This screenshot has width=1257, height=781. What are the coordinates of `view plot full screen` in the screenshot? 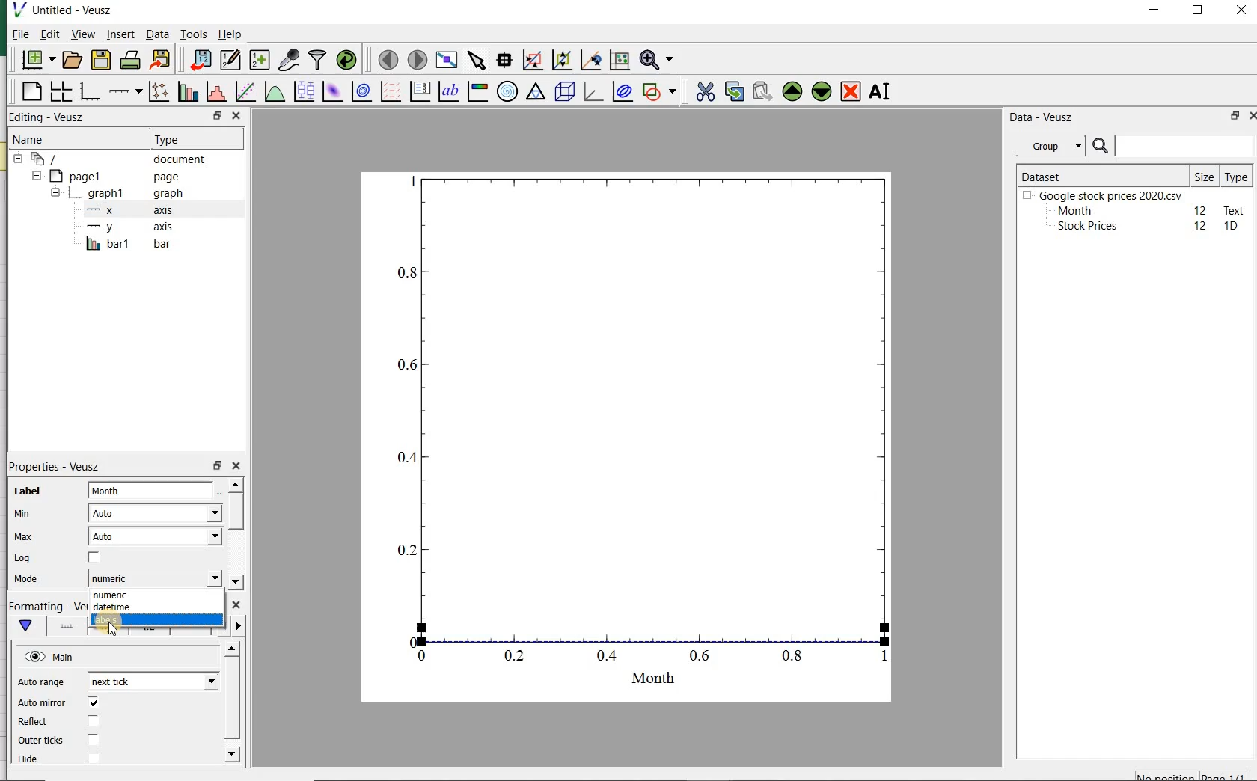 It's located at (446, 61).